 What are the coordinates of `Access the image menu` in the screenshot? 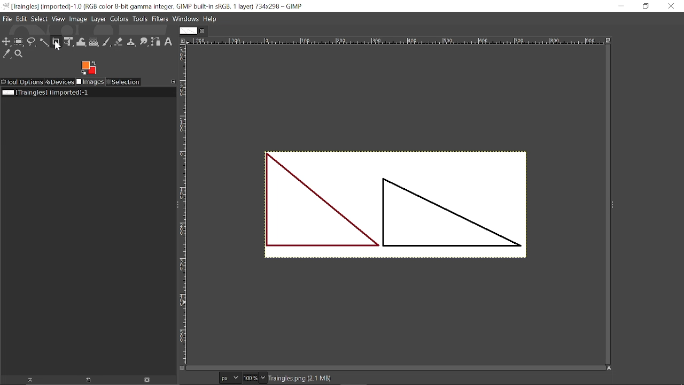 It's located at (183, 41).